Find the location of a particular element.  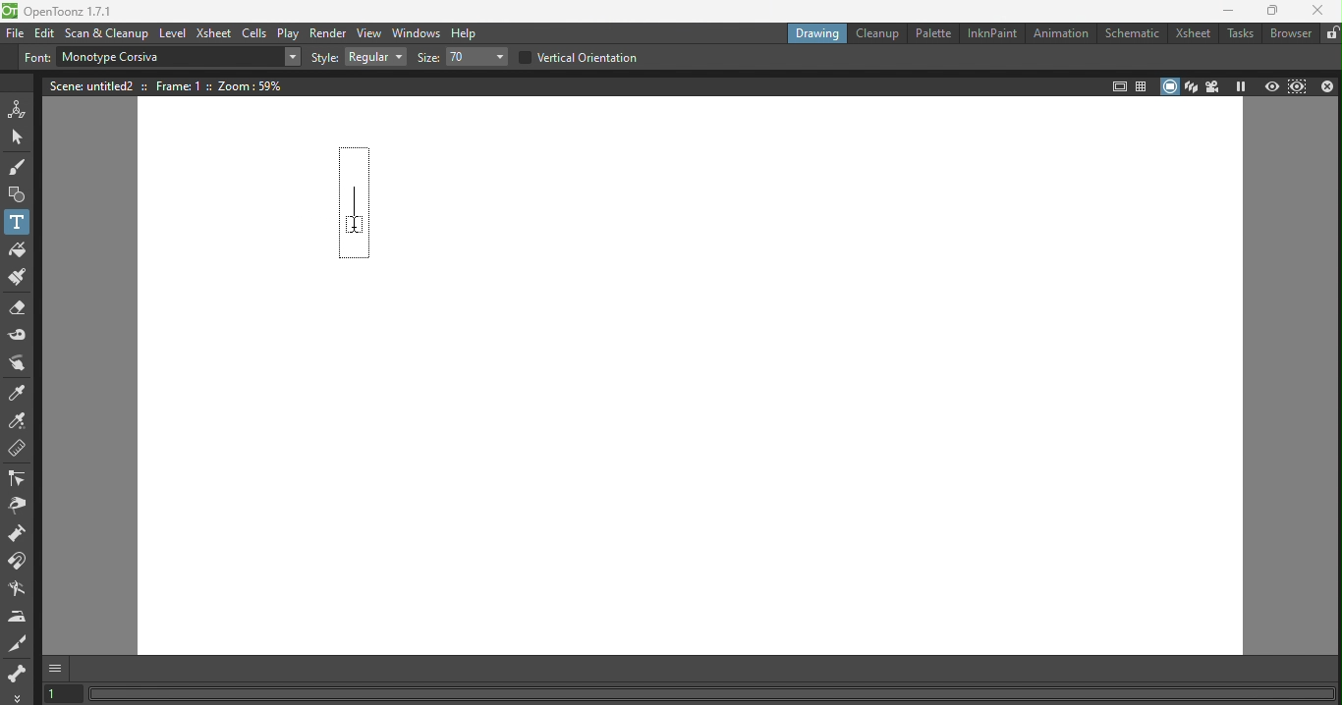

Field guide is located at coordinates (1140, 85).